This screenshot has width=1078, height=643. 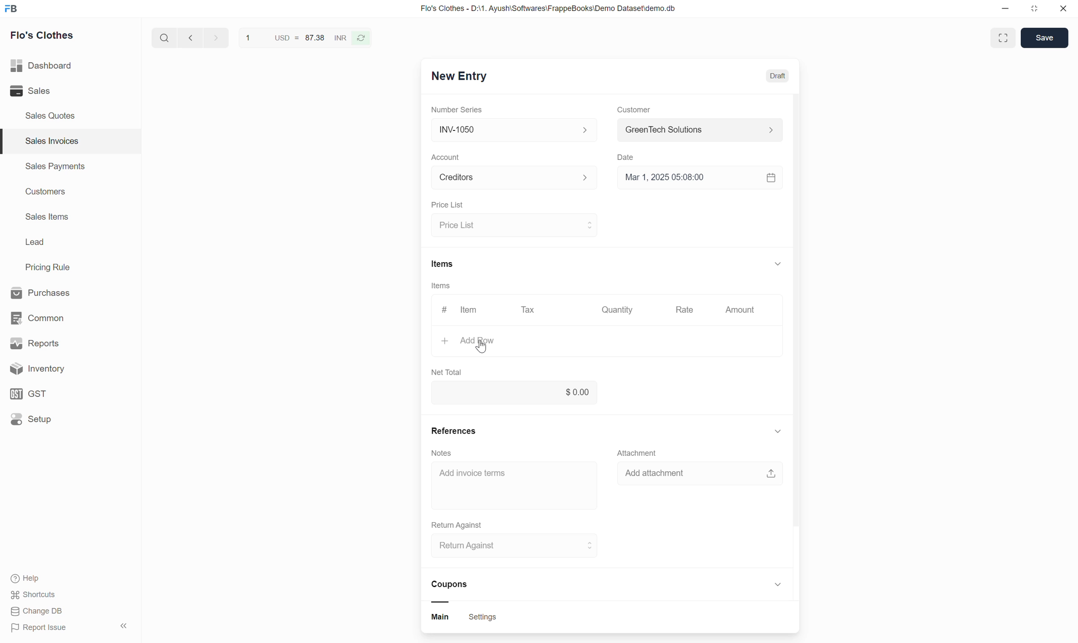 What do you see at coordinates (458, 110) in the screenshot?
I see `Number Series` at bounding box center [458, 110].